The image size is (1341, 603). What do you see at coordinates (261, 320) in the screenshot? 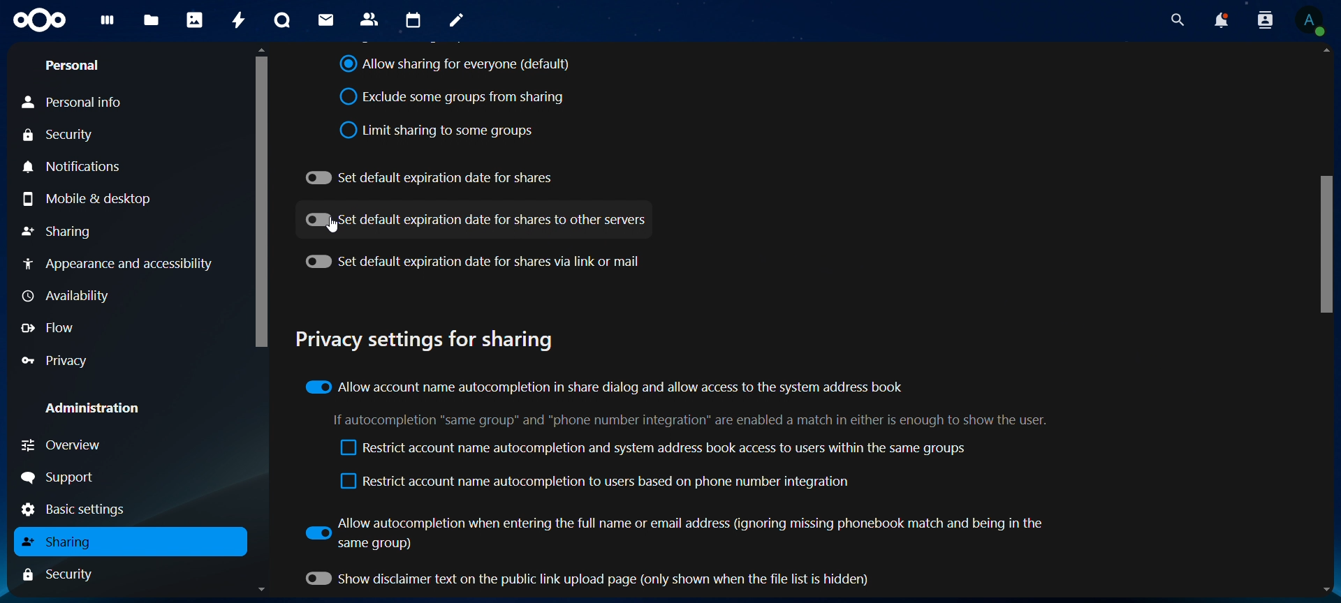
I see `Scrollbar` at bounding box center [261, 320].